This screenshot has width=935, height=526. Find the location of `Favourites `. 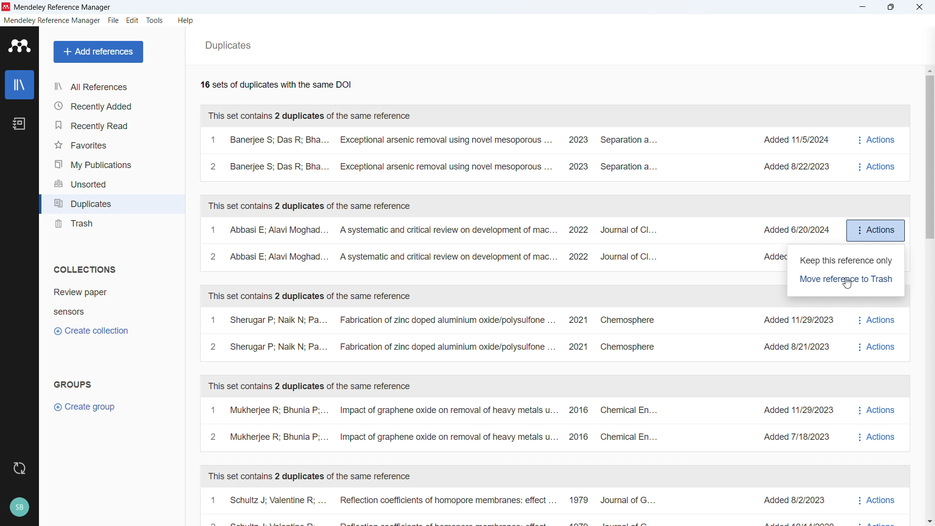

Favourites  is located at coordinates (111, 143).